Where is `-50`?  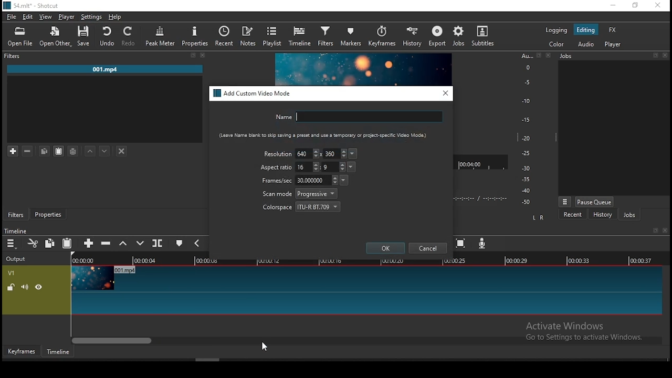
-50 is located at coordinates (526, 202).